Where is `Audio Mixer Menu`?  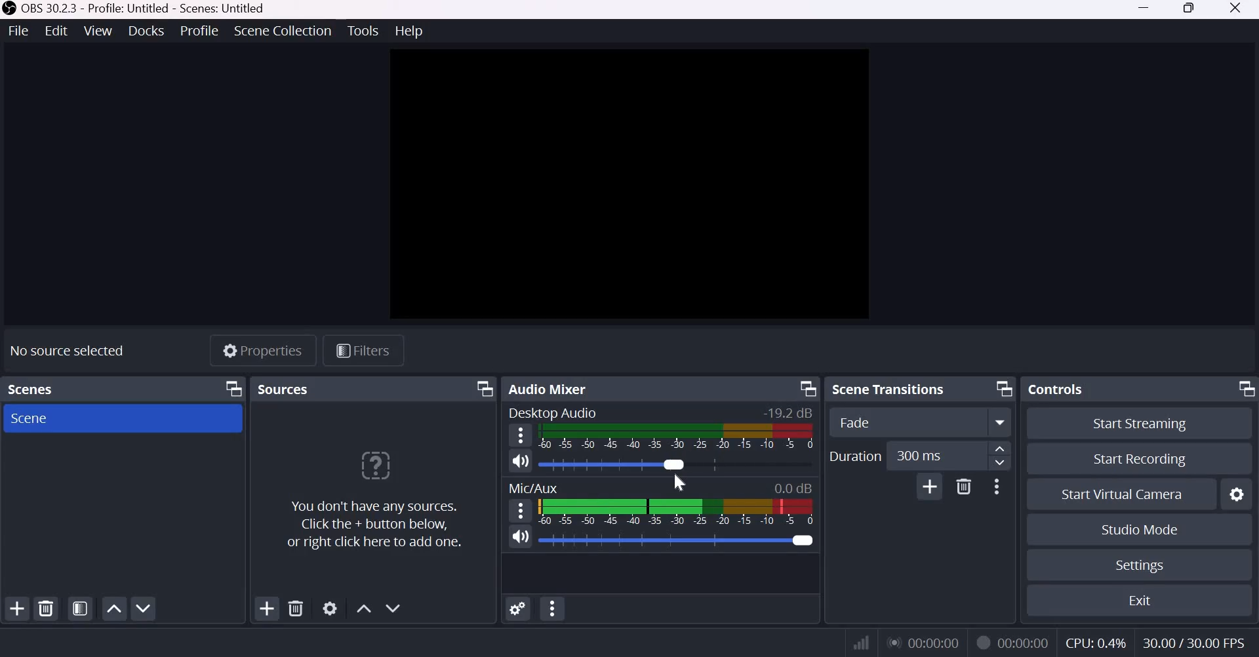
Audio Mixer Menu is located at coordinates (552, 610).